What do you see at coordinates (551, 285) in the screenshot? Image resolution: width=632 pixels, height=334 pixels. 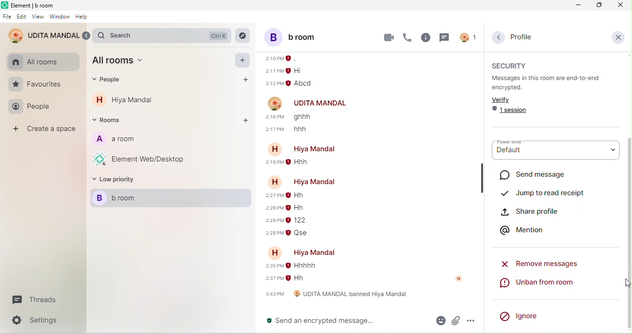 I see `unban from room` at bounding box center [551, 285].